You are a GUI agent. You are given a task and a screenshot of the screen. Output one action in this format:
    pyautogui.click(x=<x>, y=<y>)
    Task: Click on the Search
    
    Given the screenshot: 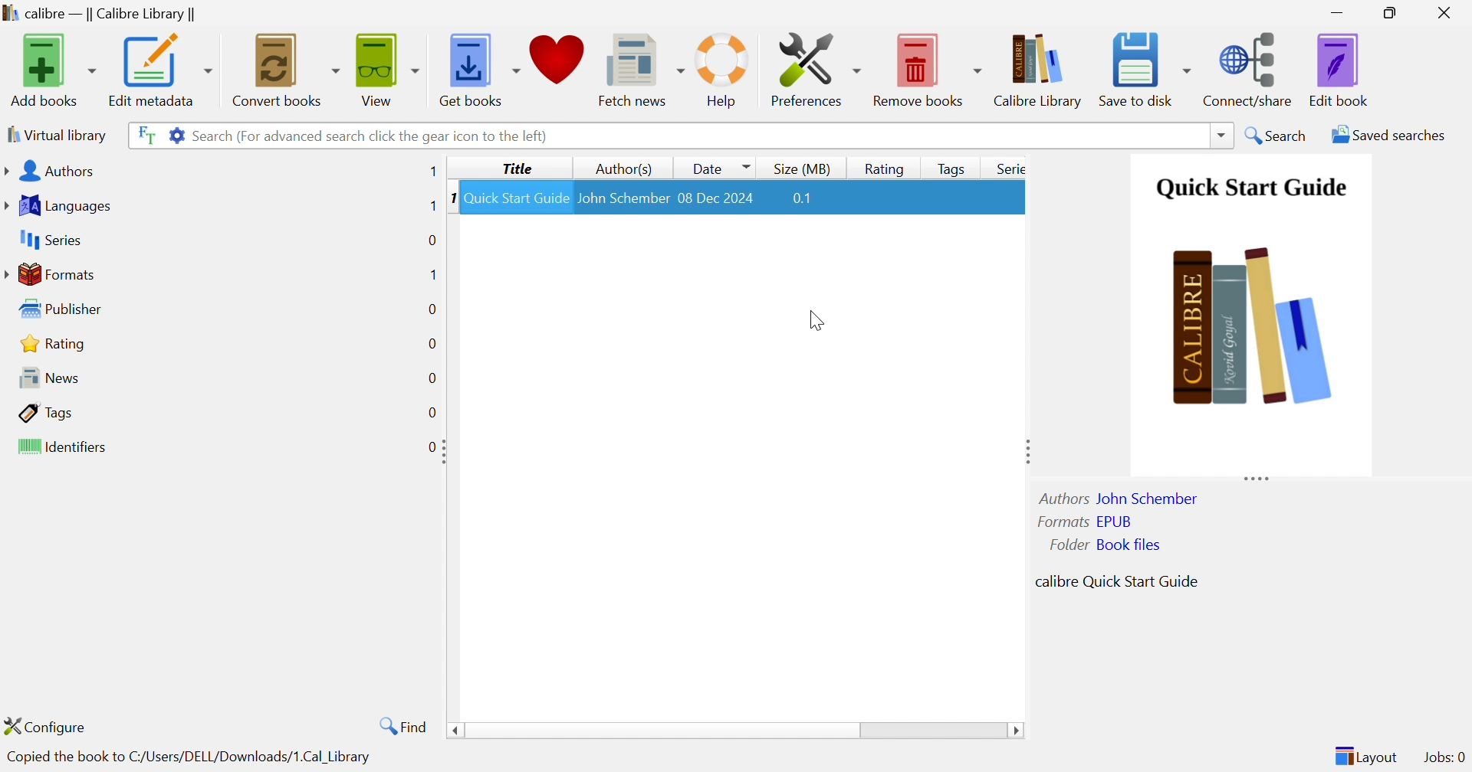 What is the action you would take?
    pyautogui.click(x=1277, y=134)
    